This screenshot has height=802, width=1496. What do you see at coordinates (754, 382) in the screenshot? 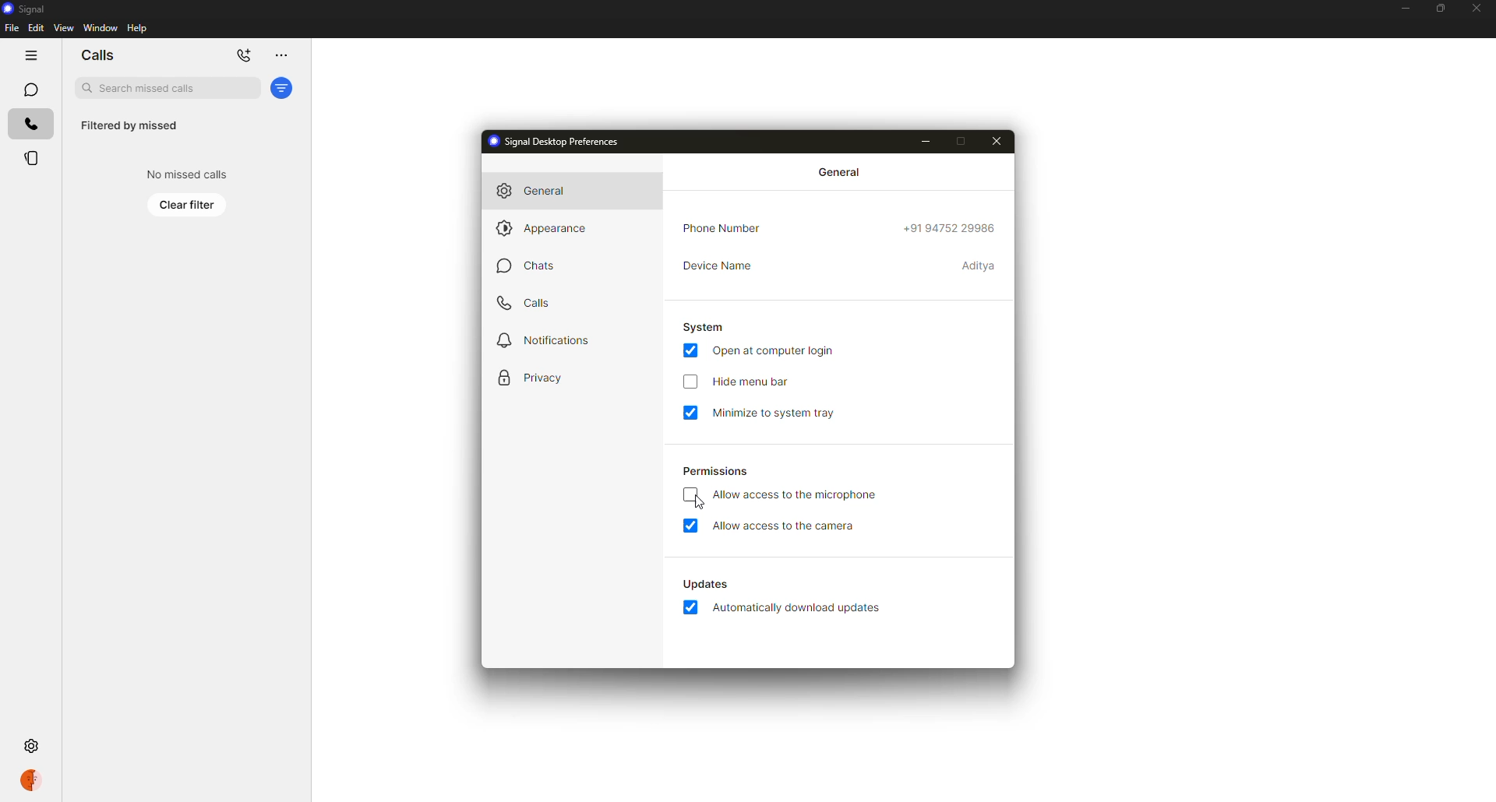
I see `hide menu bar` at bounding box center [754, 382].